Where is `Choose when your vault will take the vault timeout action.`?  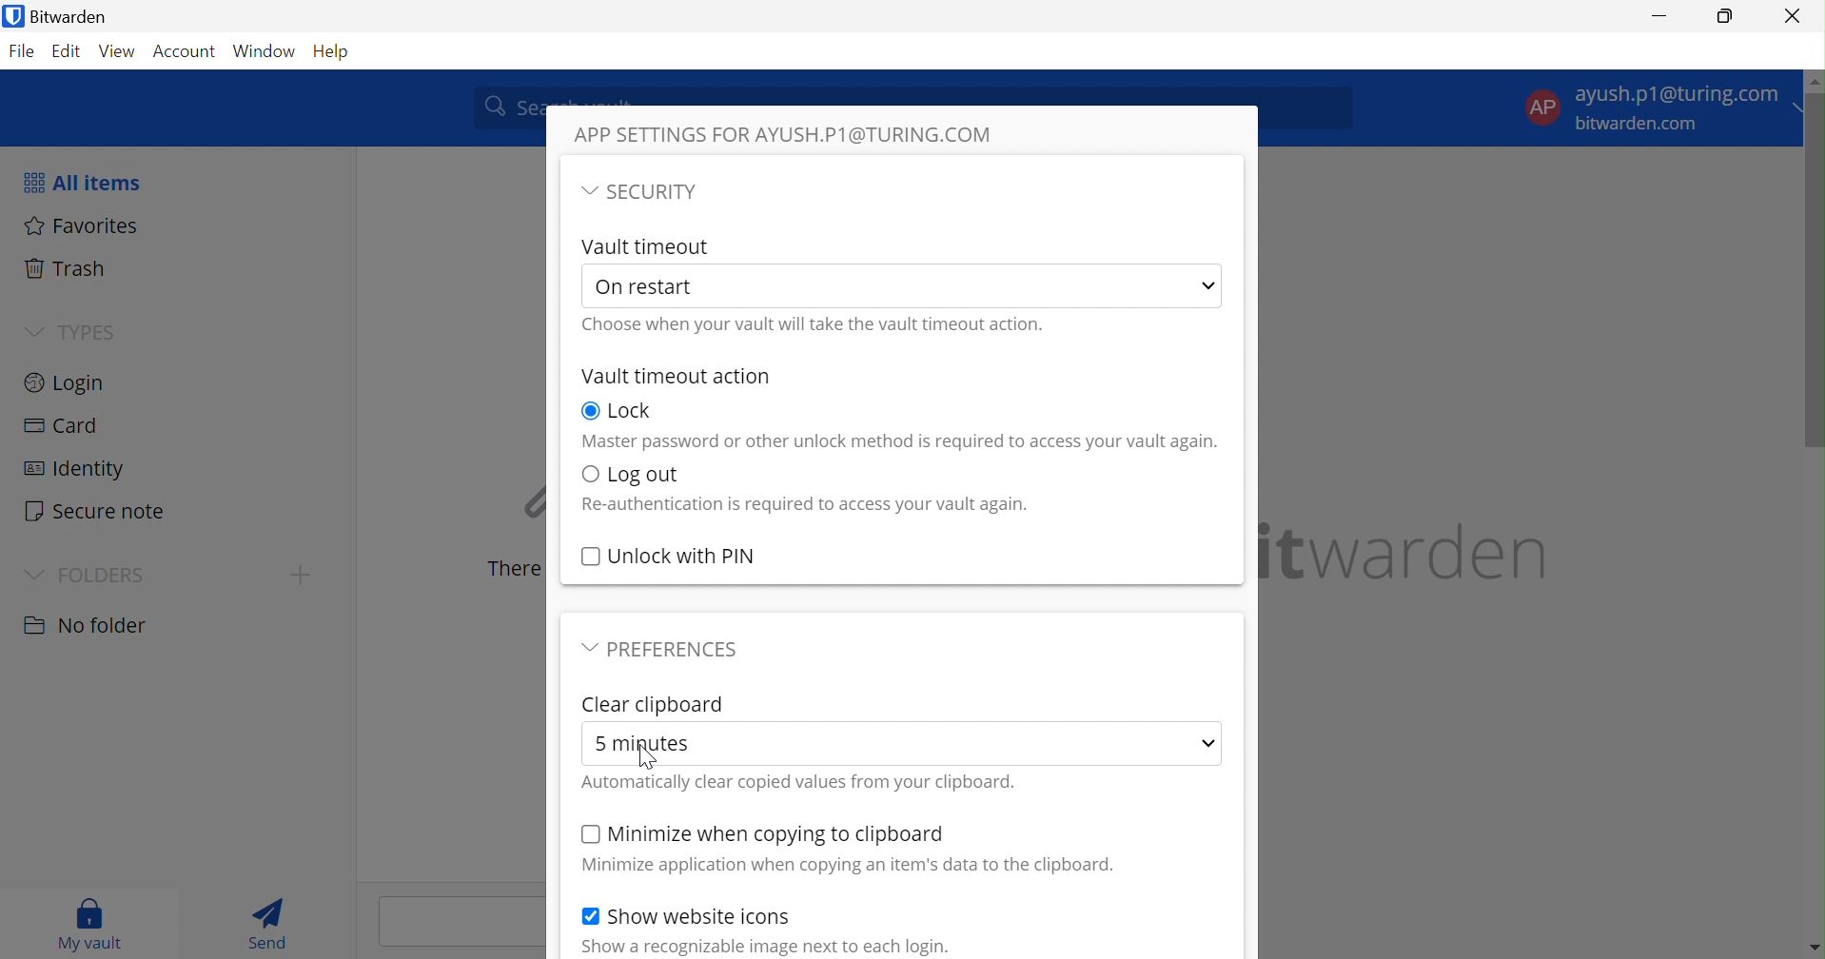
Choose when your vault will take the vault timeout action. is located at coordinates (814, 324).